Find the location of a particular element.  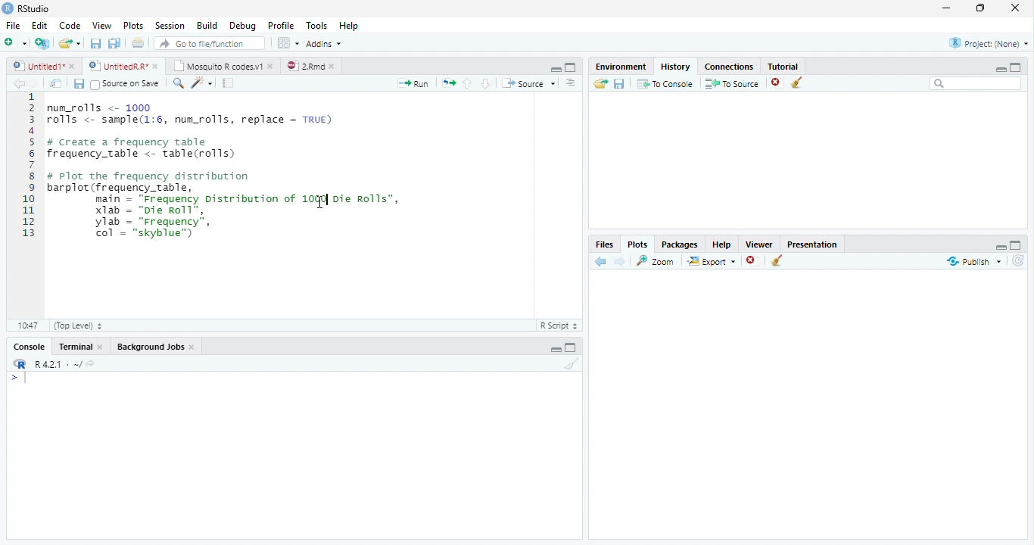

Help is located at coordinates (722, 244).